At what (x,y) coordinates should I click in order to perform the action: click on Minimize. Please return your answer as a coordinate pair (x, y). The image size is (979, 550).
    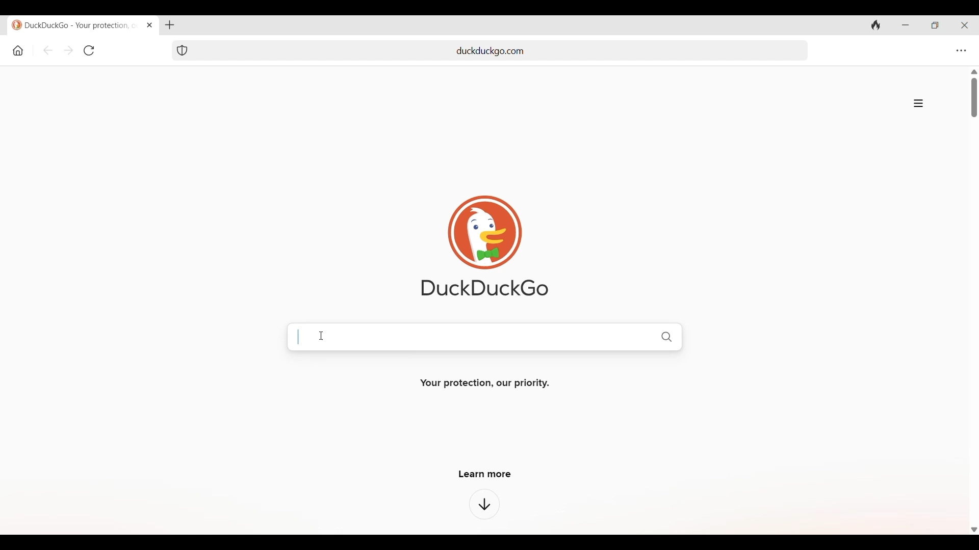
    Looking at the image, I should click on (906, 25).